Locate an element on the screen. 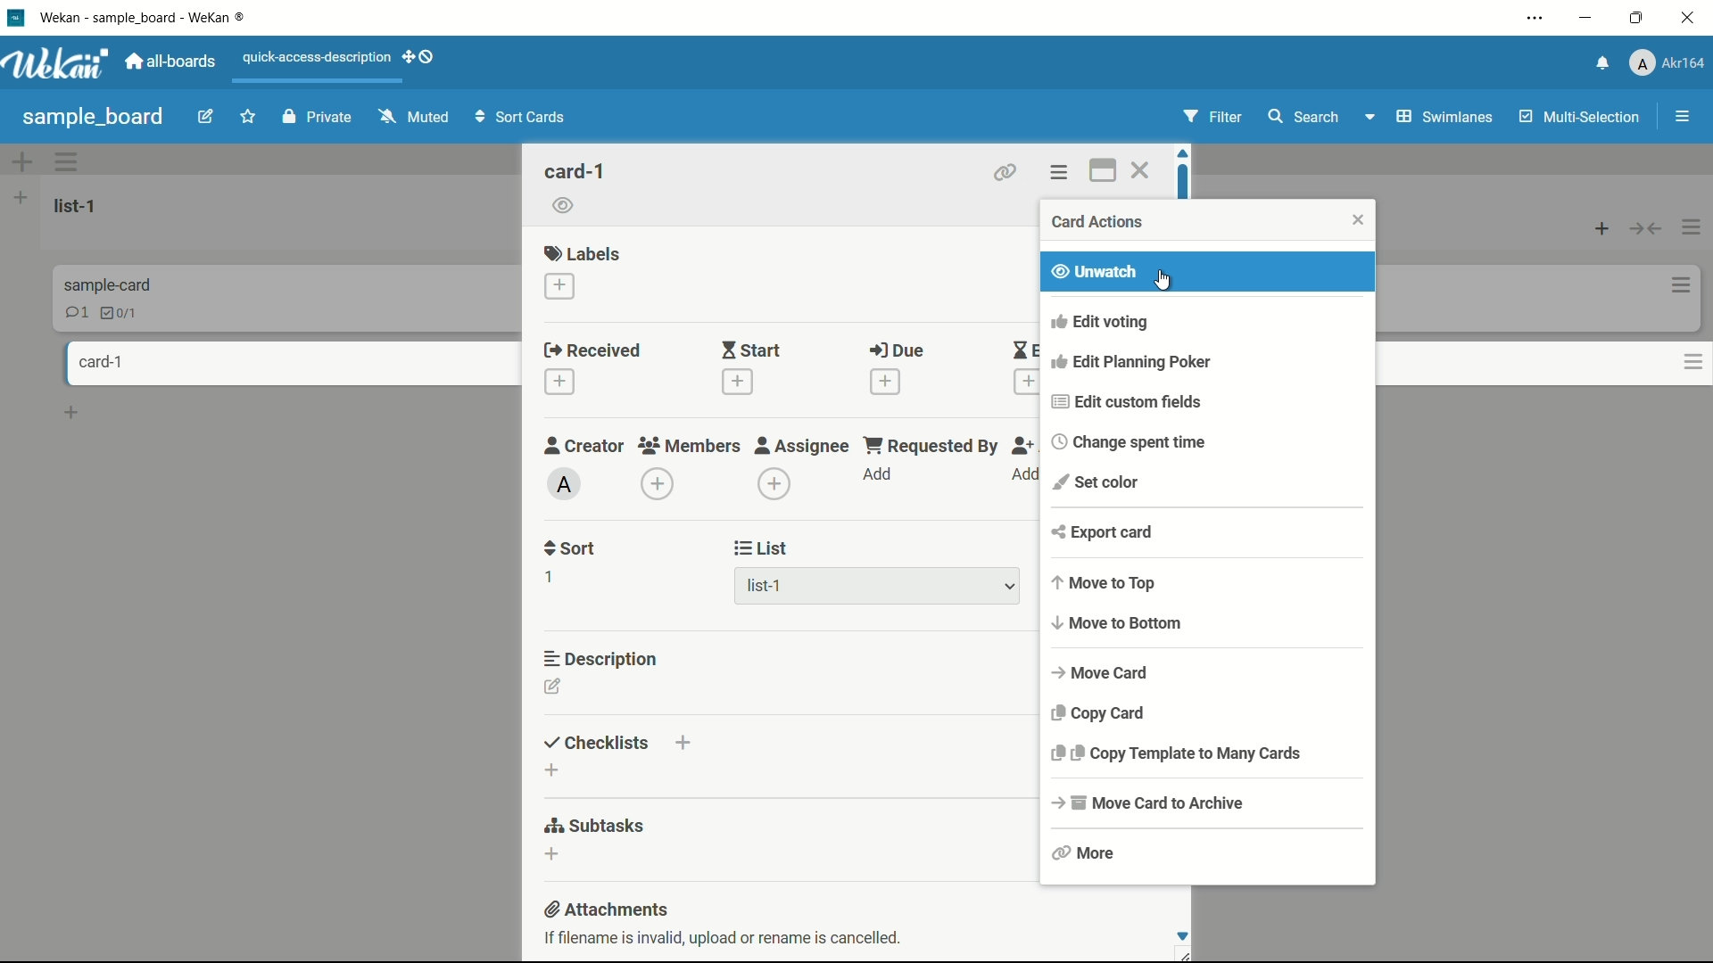 This screenshot has width=1713, height=963. edit planning poker is located at coordinates (1138, 361).